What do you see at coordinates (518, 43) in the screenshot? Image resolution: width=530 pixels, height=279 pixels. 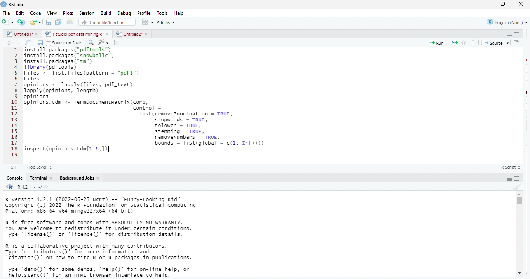 I see `show document outline` at bounding box center [518, 43].